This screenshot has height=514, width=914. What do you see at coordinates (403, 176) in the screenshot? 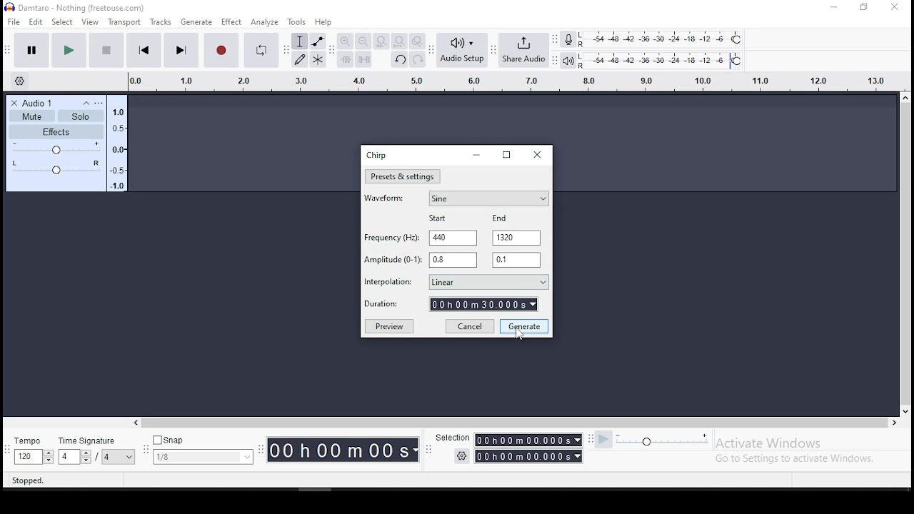
I see `presets and settings` at bounding box center [403, 176].